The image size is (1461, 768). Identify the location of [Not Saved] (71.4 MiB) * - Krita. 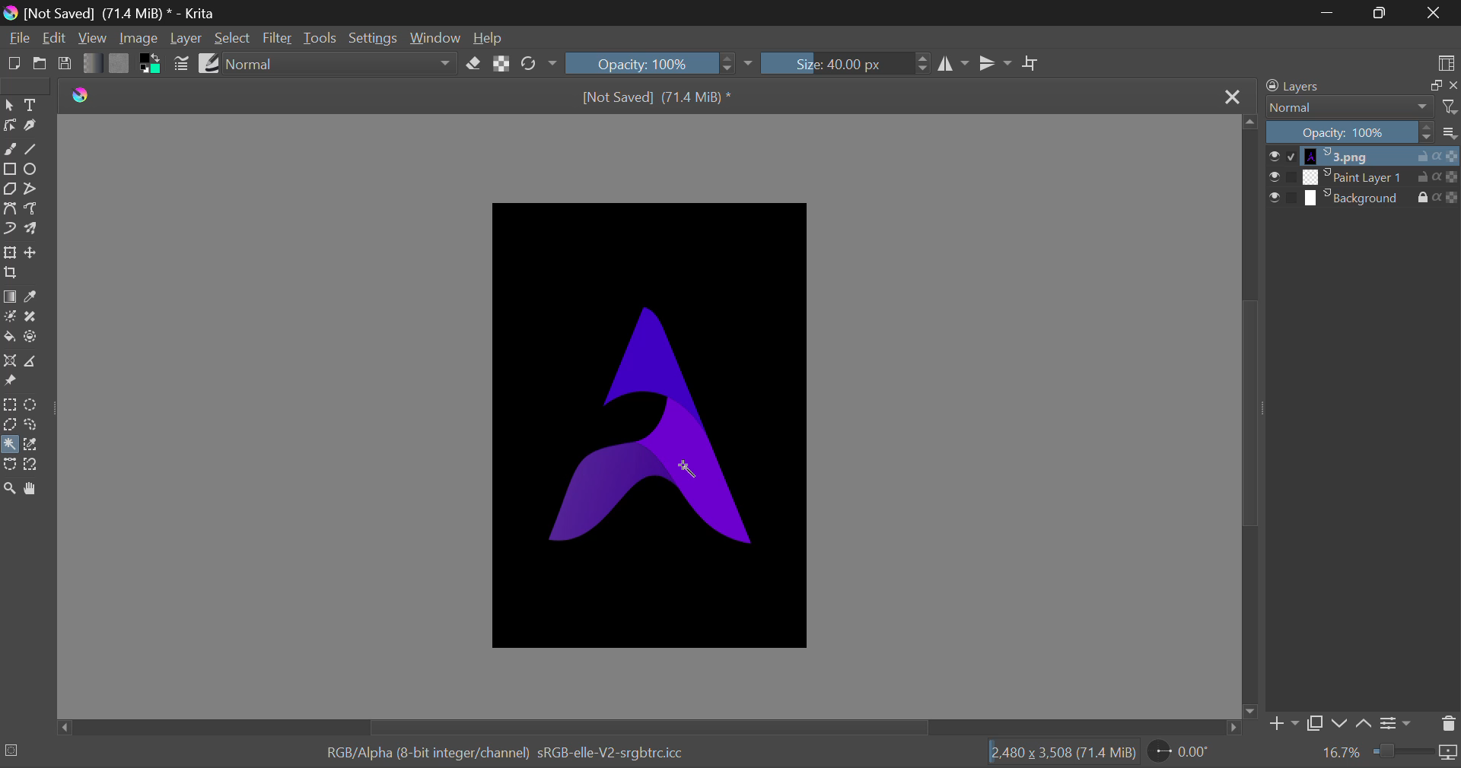
(122, 13).